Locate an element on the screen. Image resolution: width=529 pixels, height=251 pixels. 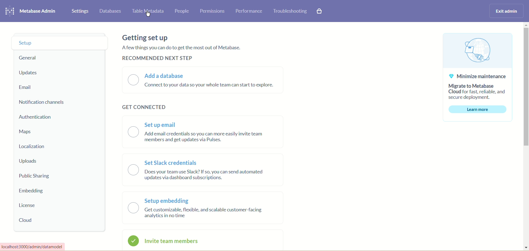
exit admin is located at coordinates (505, 12).